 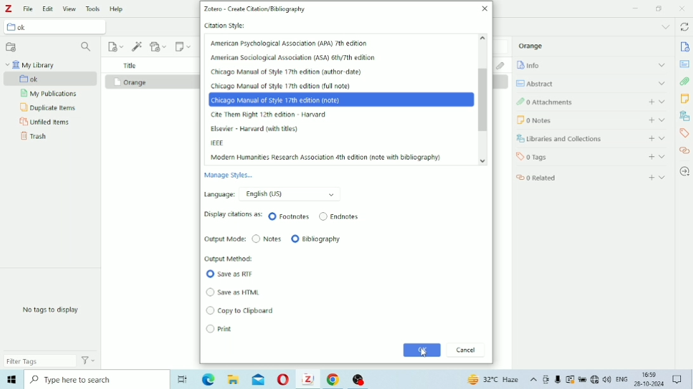 What do you see at coordinates (466, 350) in the screenshot?
I see `Cancel` at bounding box center [466, 350].